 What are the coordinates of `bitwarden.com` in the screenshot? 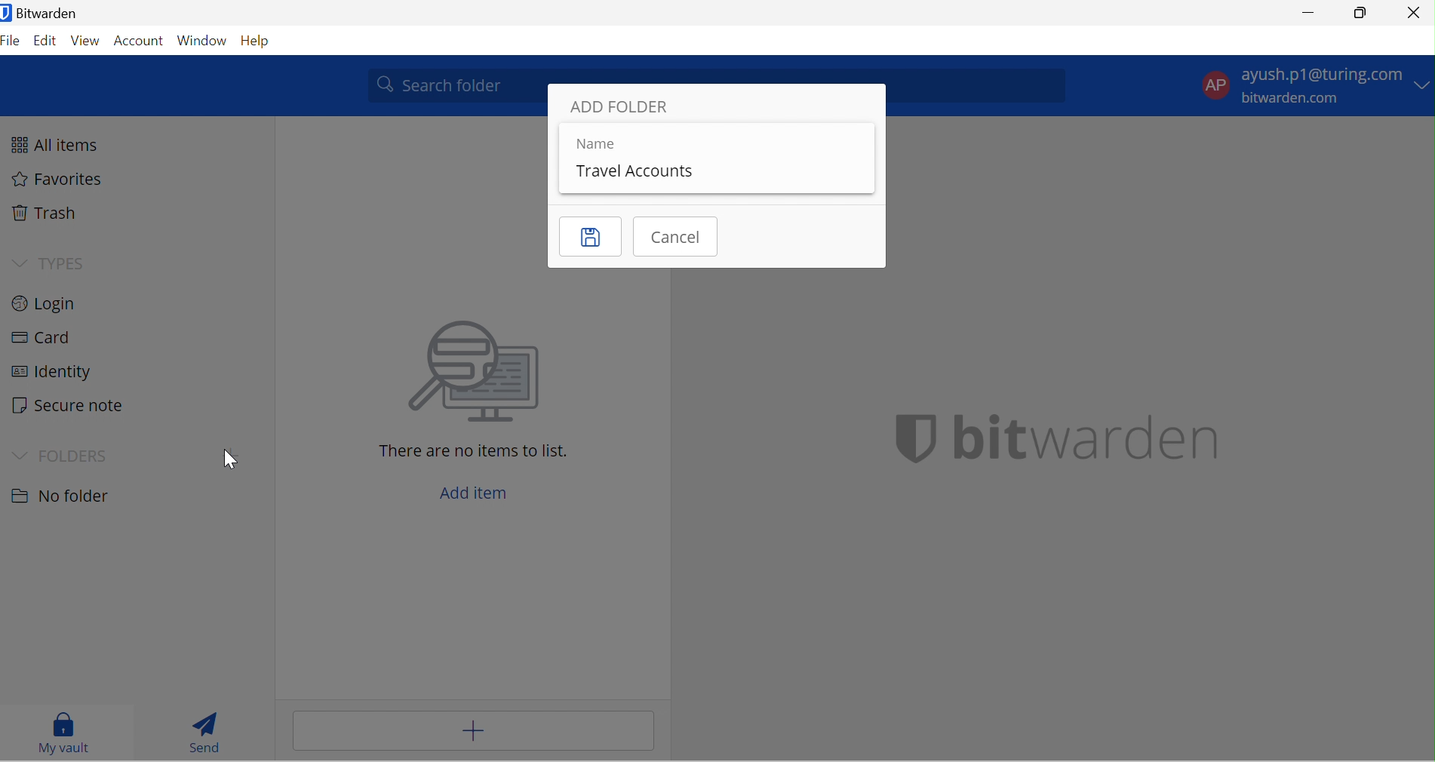 It's located at (1290, 99).